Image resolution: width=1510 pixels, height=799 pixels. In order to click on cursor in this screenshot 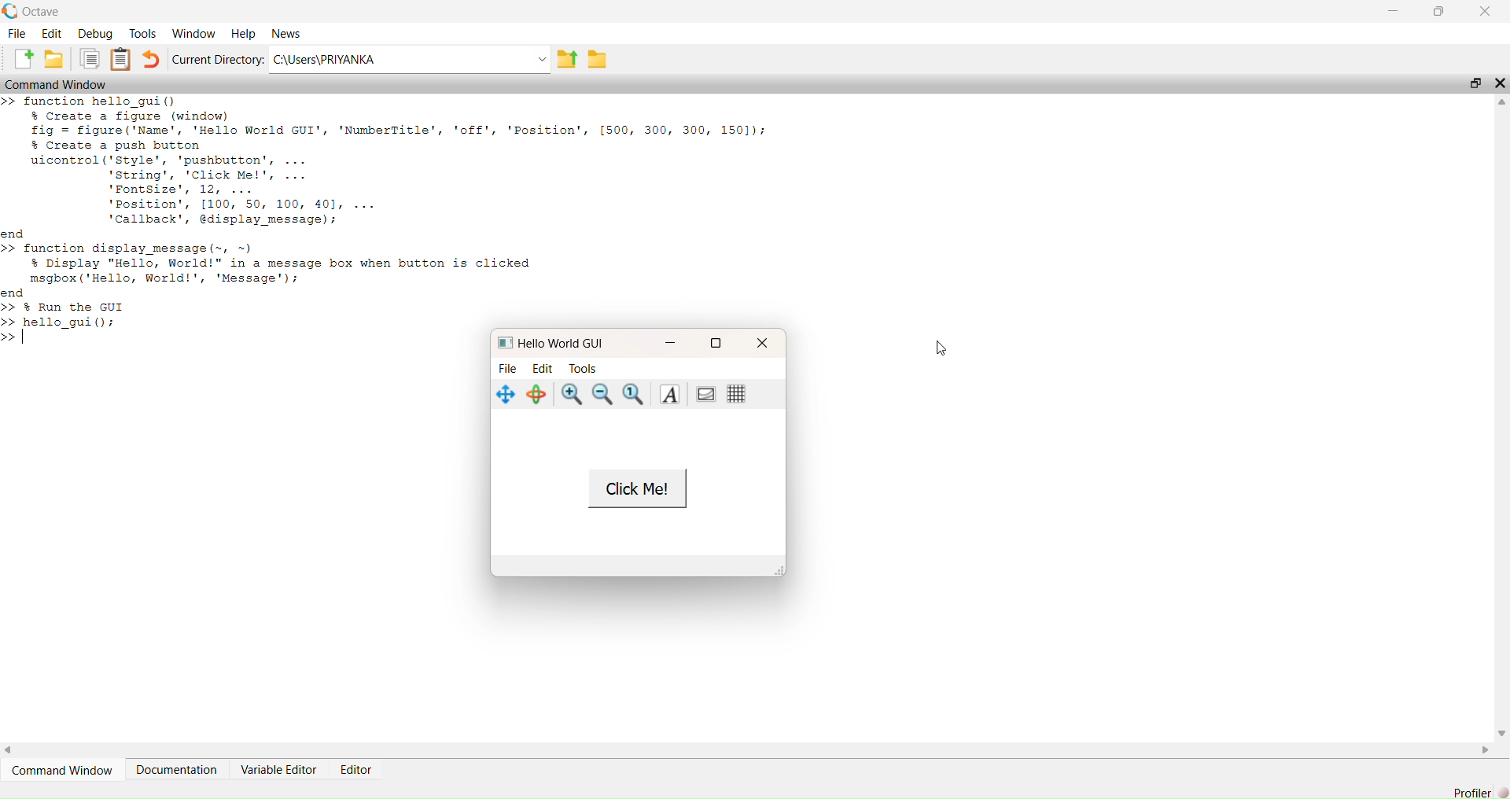, I will do `click(943, 350)`.